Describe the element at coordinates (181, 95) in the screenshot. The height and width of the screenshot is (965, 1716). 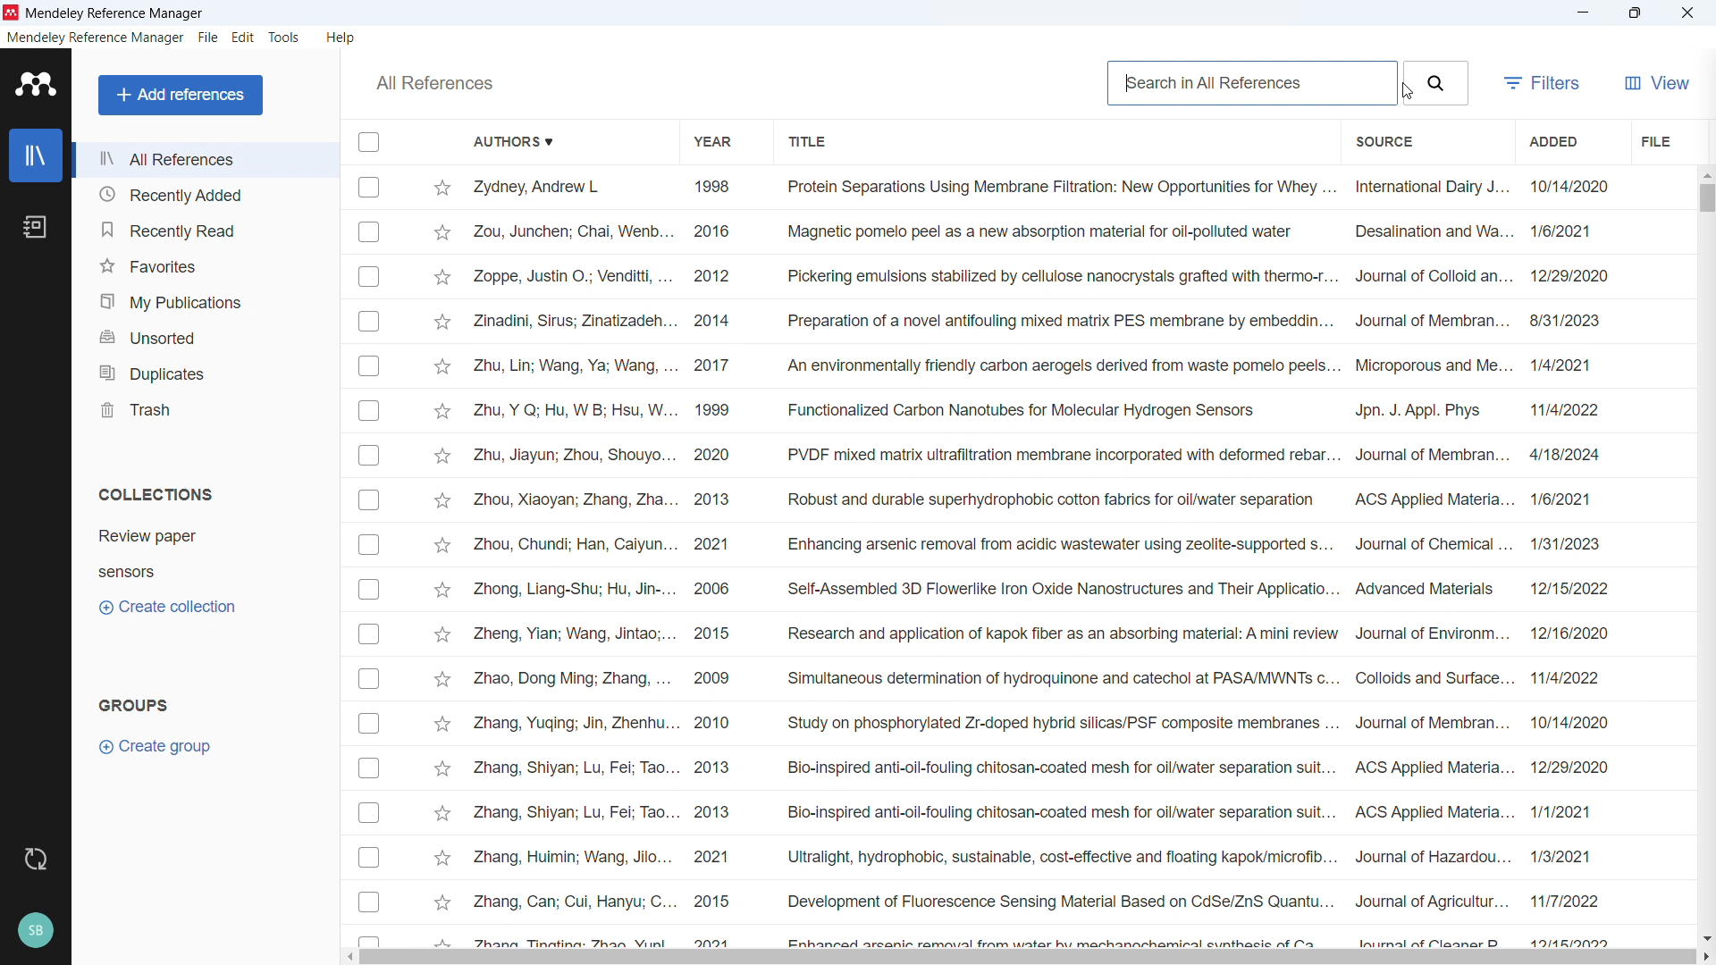
I see `add references` at that location.